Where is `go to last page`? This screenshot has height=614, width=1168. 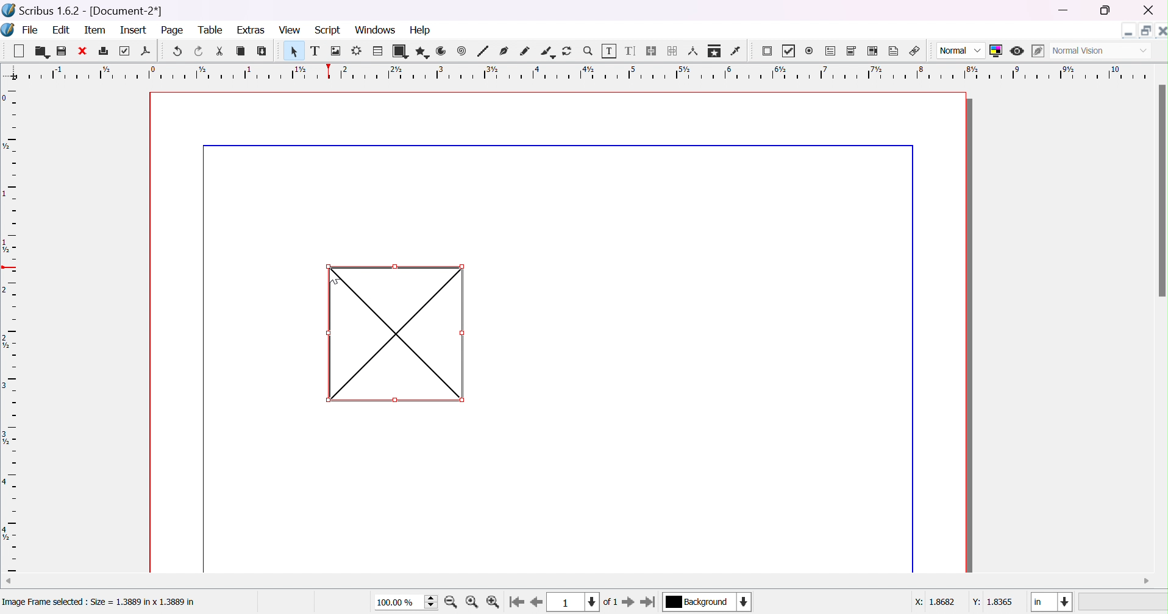 go to last page is located at coordinates (649, 602).